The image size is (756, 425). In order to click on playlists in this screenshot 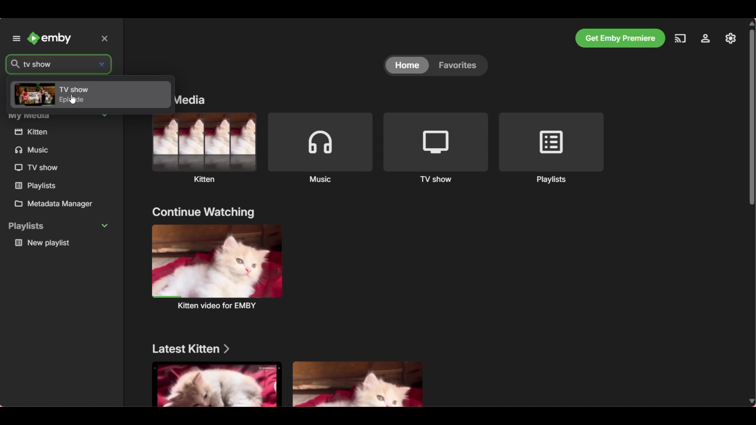, I will do `click(57, 226)`.